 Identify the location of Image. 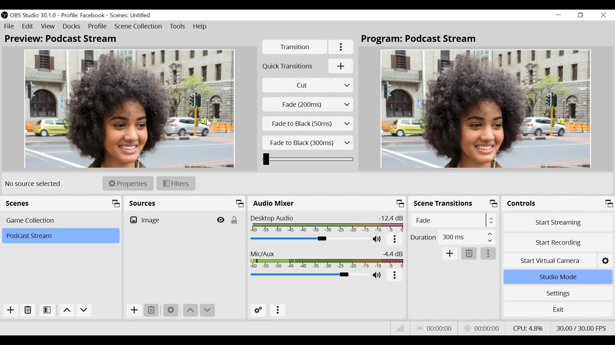
(170, 221).